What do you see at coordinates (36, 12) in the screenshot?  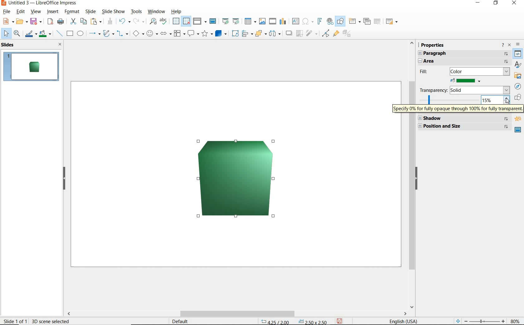 I see `view` at bounding box center [36, 12].